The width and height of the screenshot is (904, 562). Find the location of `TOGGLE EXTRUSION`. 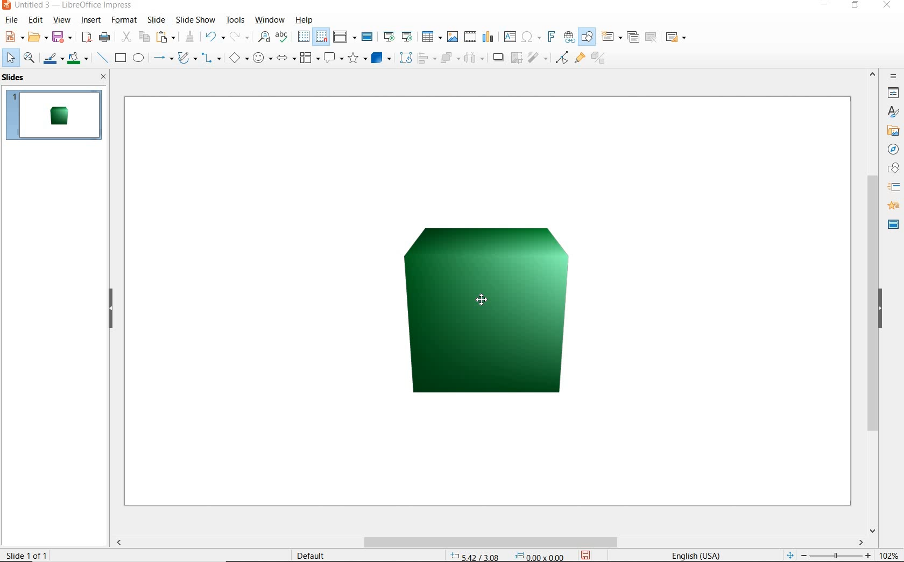

TOGGLE EXTRUSION is located at coordinates (599, 59).